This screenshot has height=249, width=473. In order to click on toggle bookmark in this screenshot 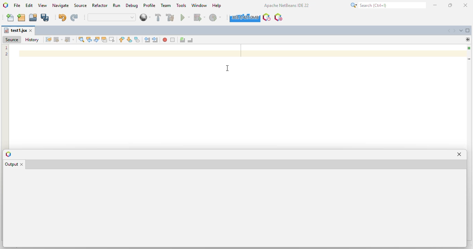, I will do `click(137, 39)`.